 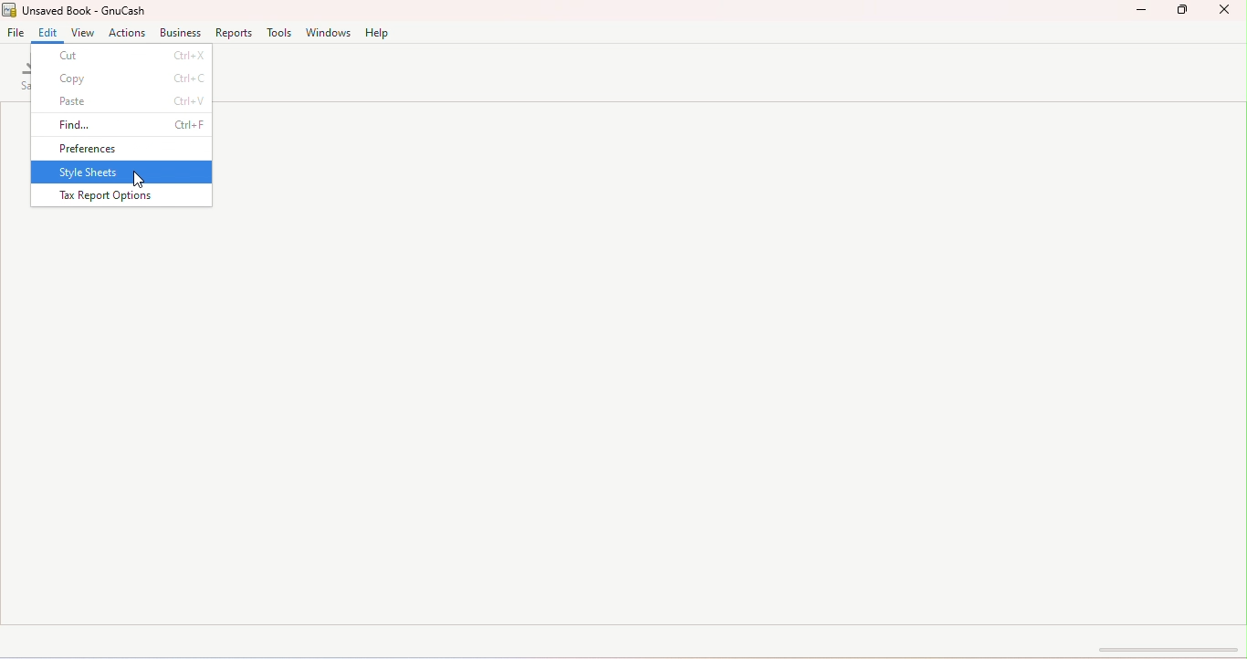 What do you see at coordinates (380, 33) in the screenshot?
I see `Help` at bounding box center [380, 33].